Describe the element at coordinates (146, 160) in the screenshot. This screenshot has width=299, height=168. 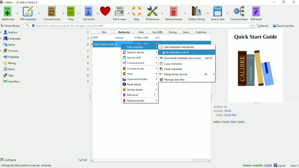
I see `Horizontal scrollbar` at that location.